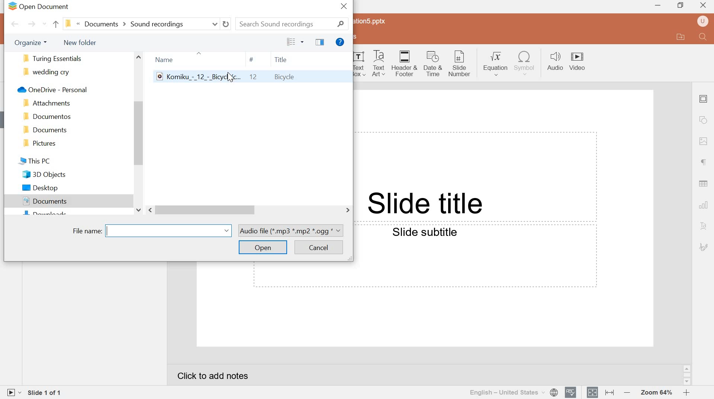 This screenshot has width=714, height=399. Describe the element at coordinates (702, 120) in the screenshot. I see `shape settings` at that location.